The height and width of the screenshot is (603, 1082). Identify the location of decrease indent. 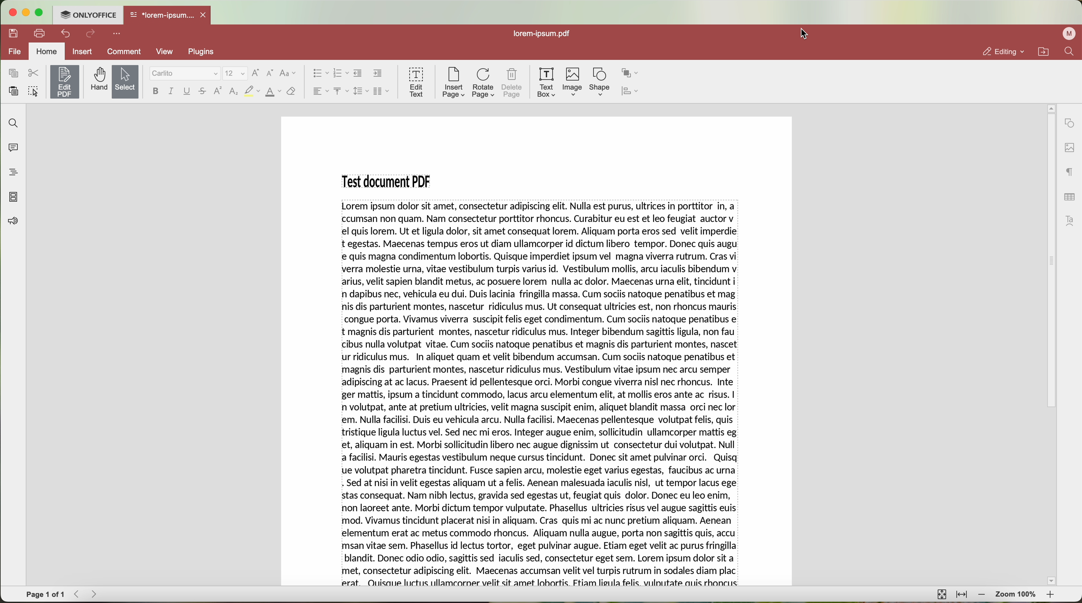
(359, 74).